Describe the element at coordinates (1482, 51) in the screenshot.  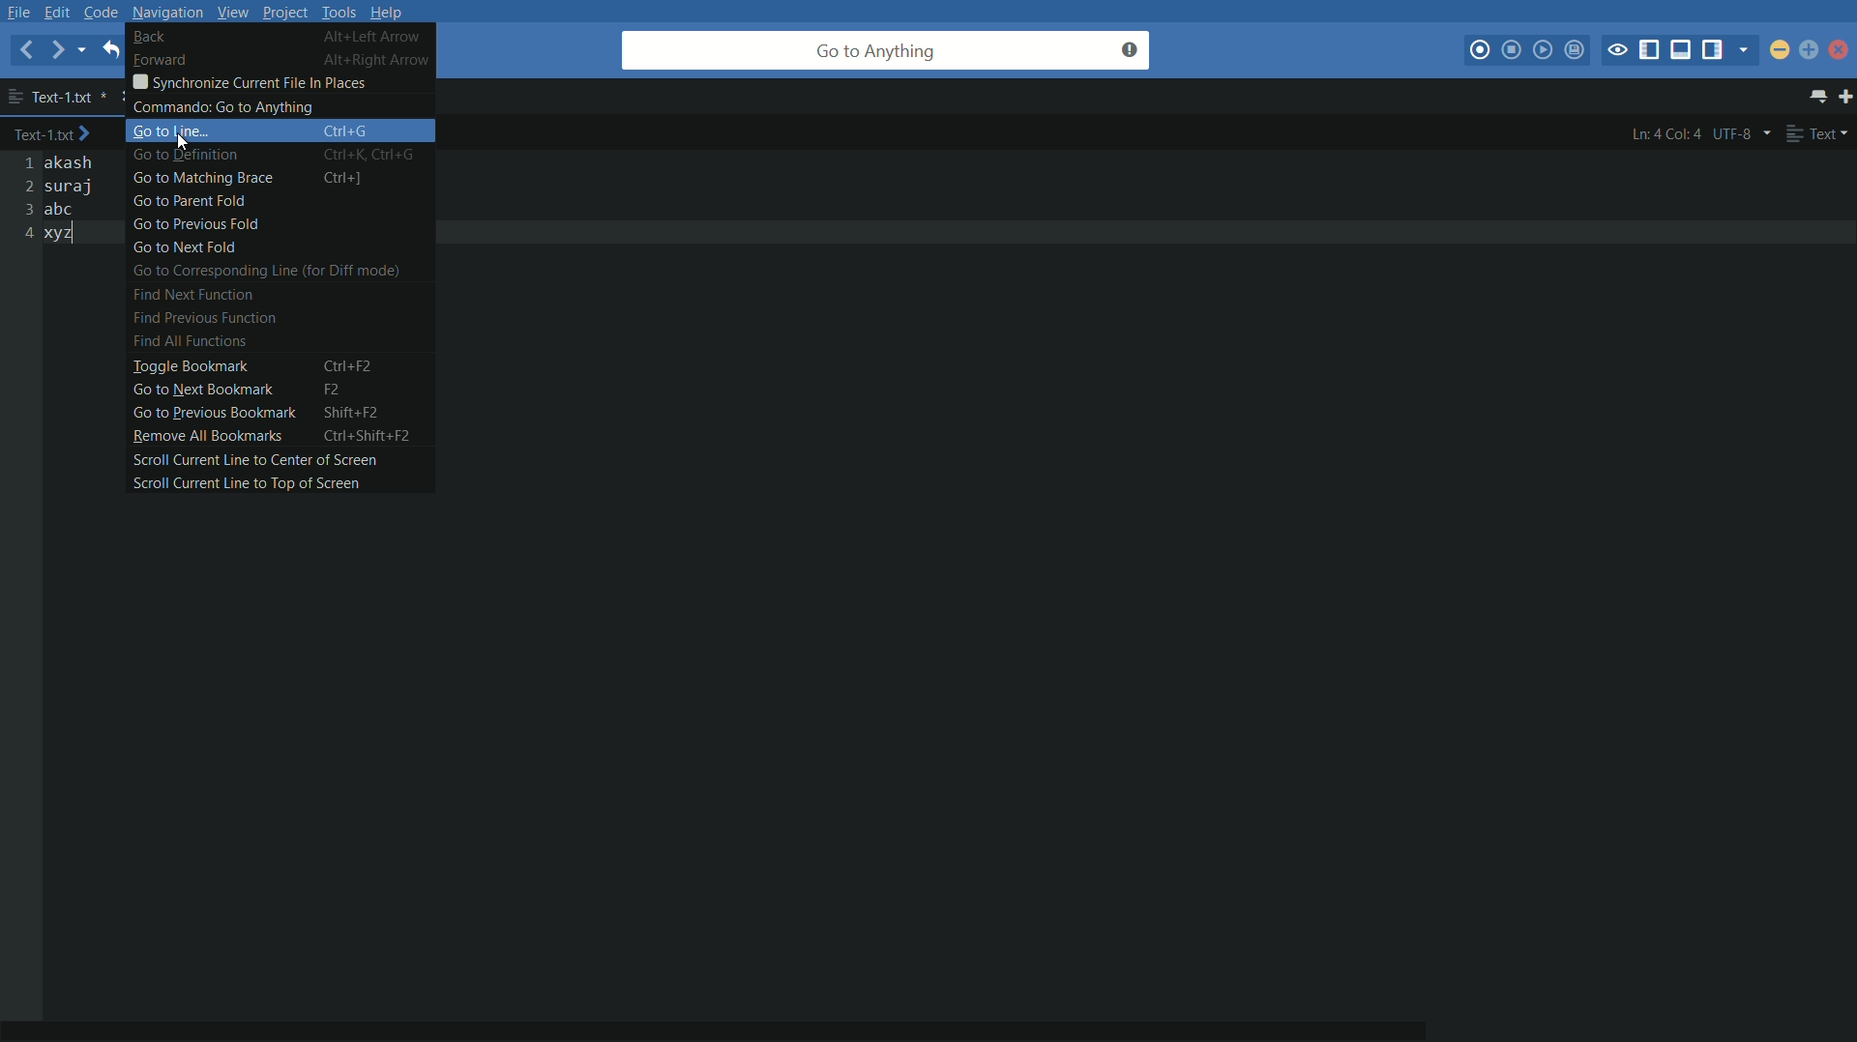
I see `start macro` at that location.